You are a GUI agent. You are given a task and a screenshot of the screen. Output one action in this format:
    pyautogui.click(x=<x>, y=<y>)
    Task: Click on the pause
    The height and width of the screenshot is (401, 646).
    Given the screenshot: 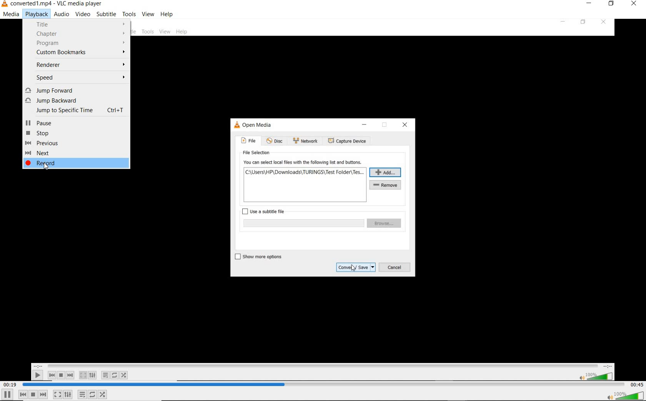 What is the action you would take?
    pyautogui.click(x=53, y=123)
    